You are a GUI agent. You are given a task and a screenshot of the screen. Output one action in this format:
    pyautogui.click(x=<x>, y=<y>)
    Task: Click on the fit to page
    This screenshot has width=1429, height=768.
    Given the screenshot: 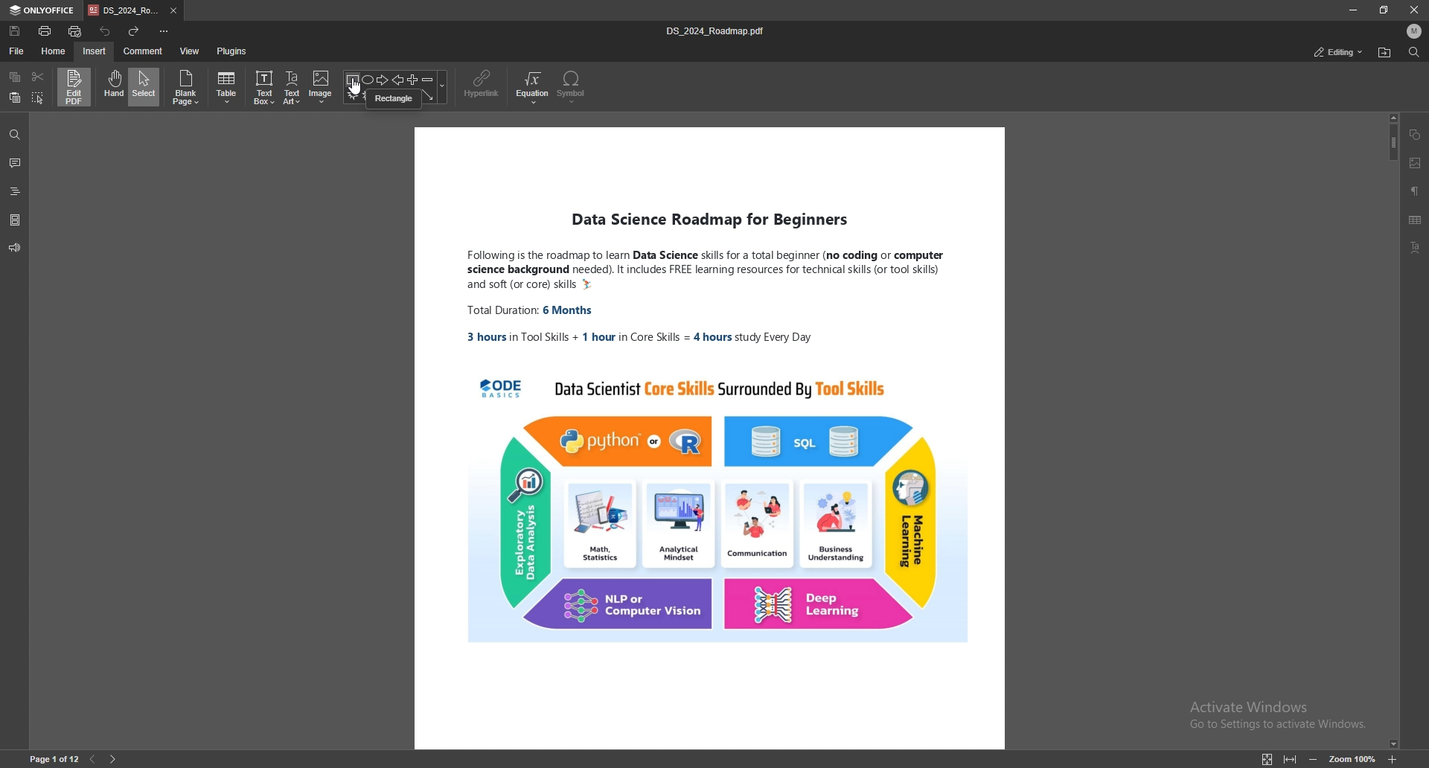 What is the action you would take?
    pyautogui.click(x=1266, y=759)
    